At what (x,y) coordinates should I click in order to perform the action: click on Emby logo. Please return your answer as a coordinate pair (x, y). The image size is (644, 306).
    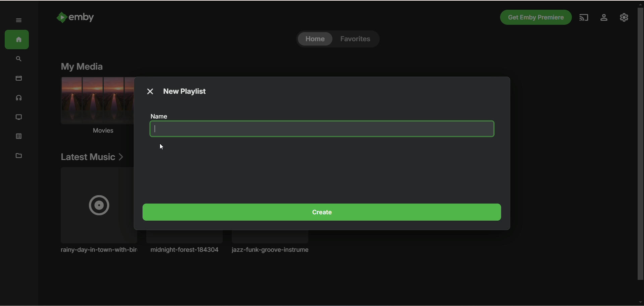
    Looking at the image, I should click on (61, 17).